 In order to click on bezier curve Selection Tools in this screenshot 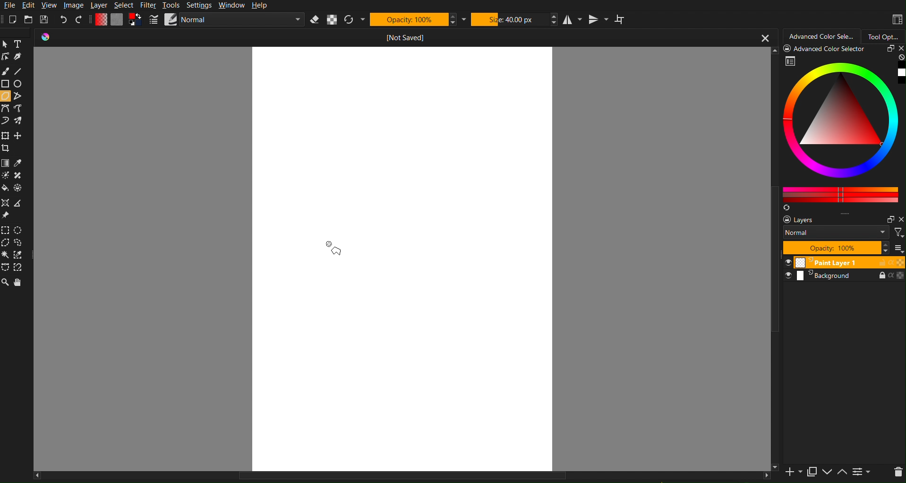, I will do `click(7, 268)`.